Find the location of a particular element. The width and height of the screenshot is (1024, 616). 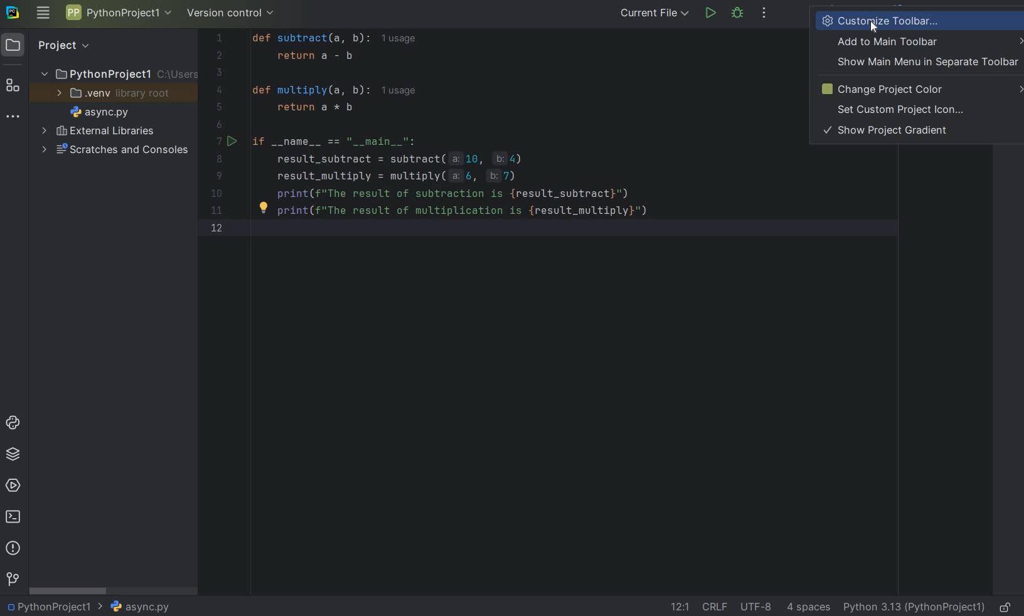

LINE SEPARATOR is located at coordinates (716, 606).